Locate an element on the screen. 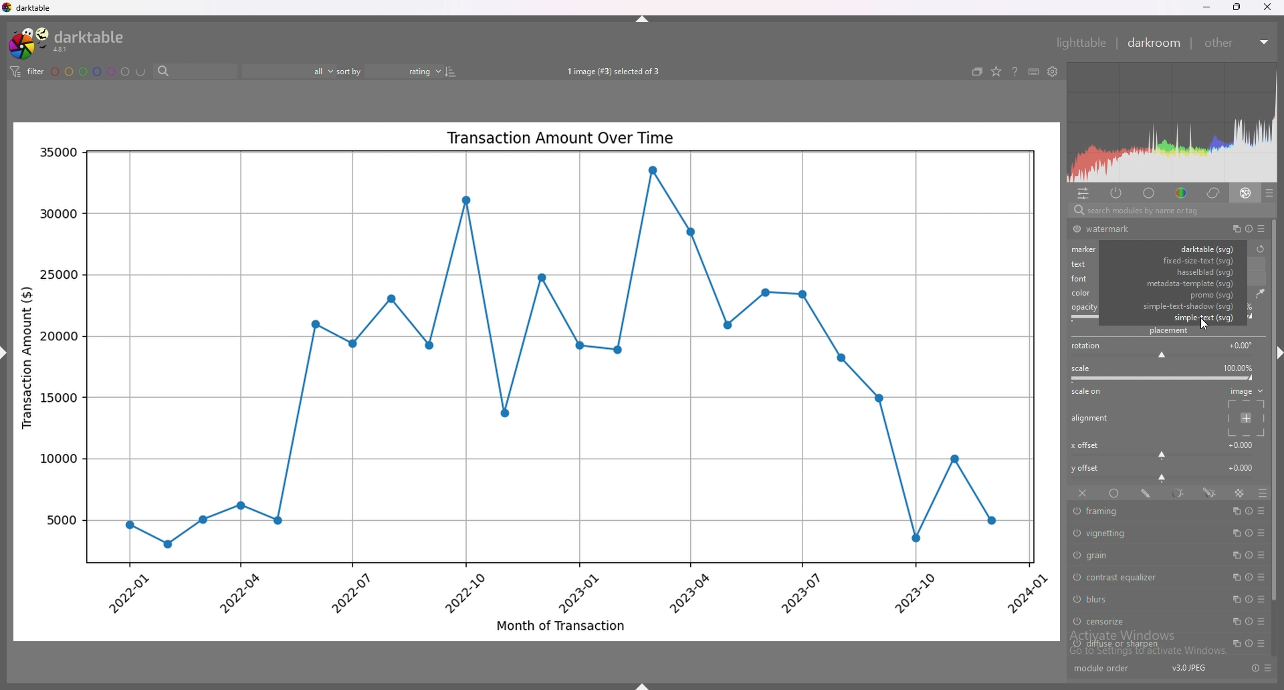 The image size is (1284, 690). scale percentage is located at coordinates (1237, 368).